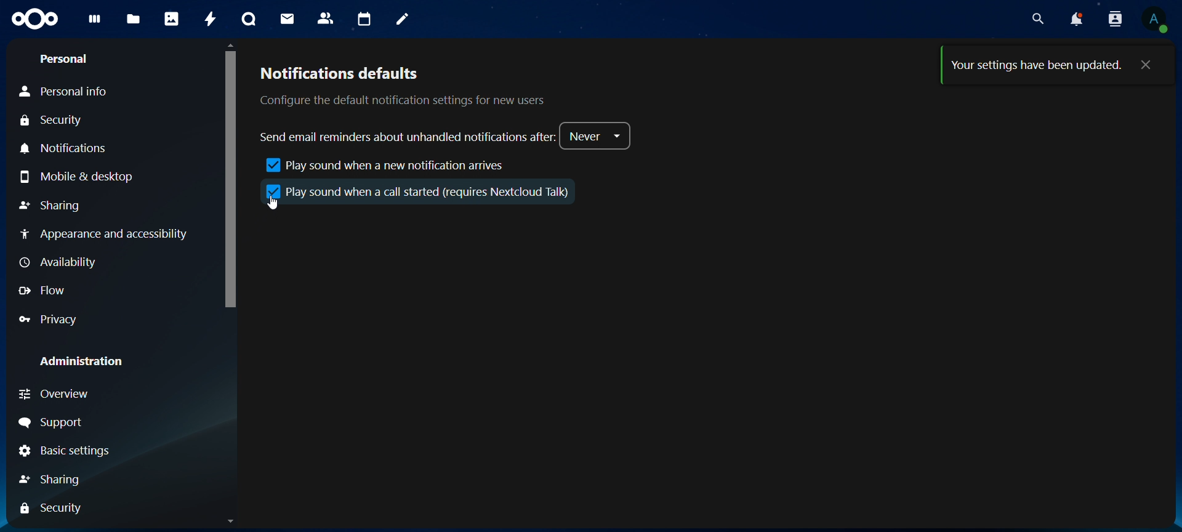 The height and width of the screenshot is (532, 1182). I want to click on View Profile, so click(1159, 20).